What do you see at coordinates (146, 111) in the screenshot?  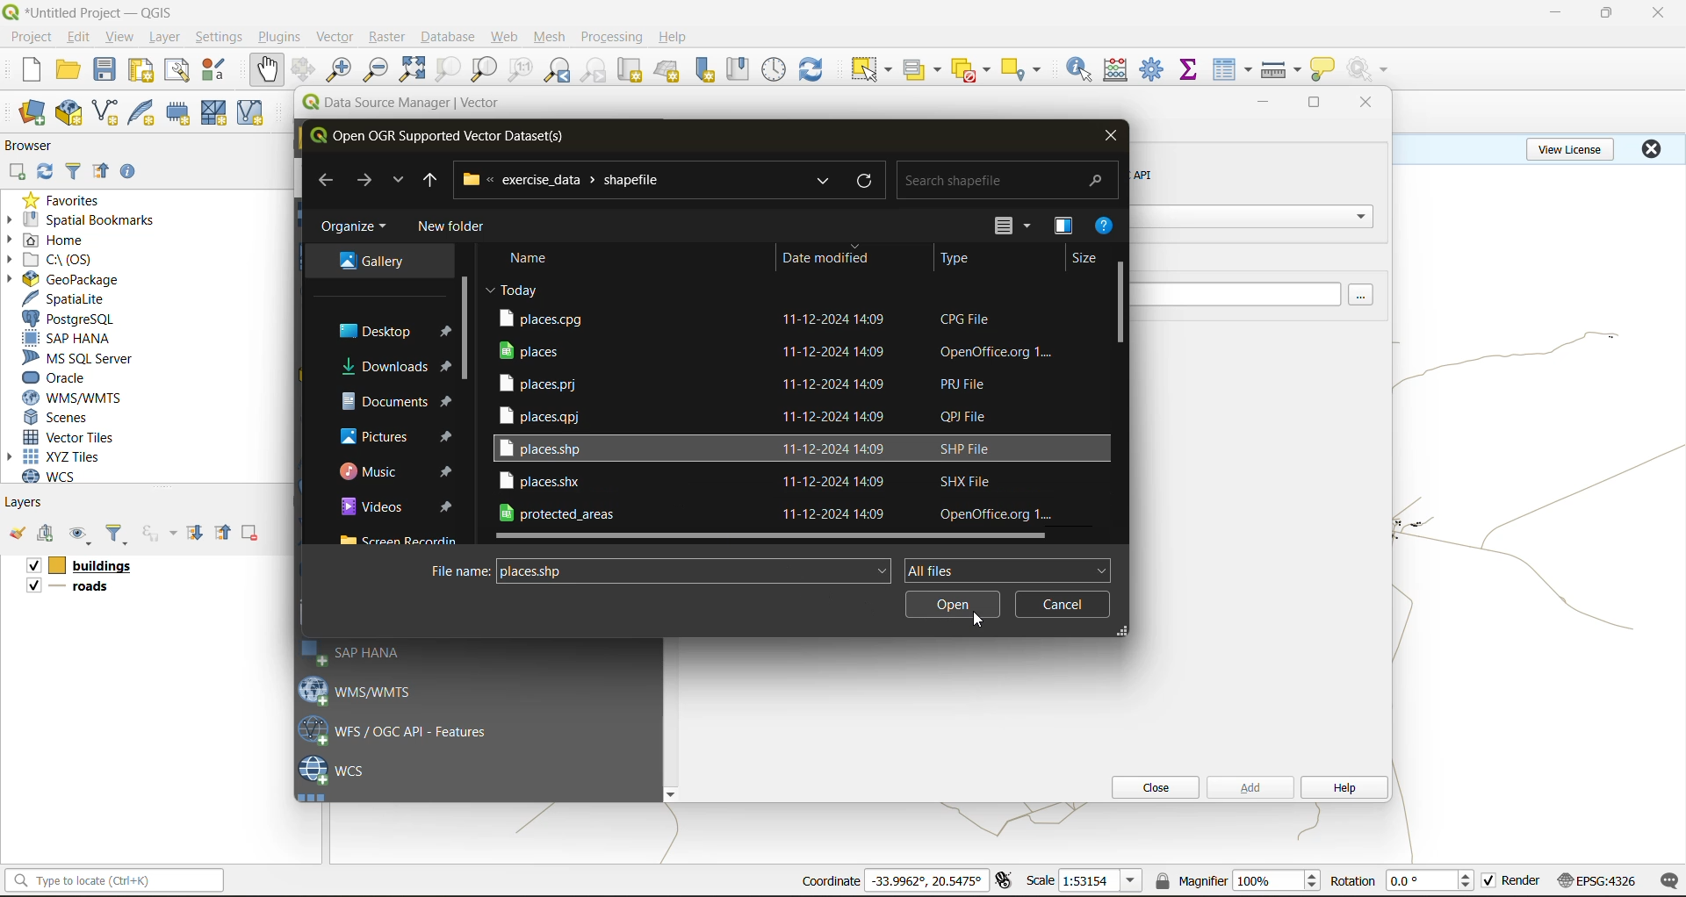 I see `new spatialite layer` at bounding box center [146, 111].